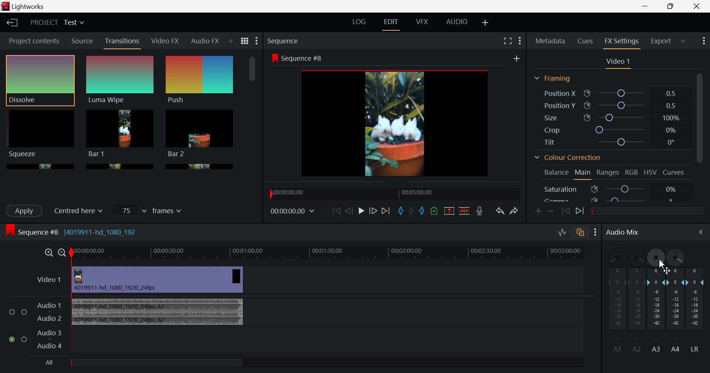  I want to click on Frame Time, so click(292, 213).